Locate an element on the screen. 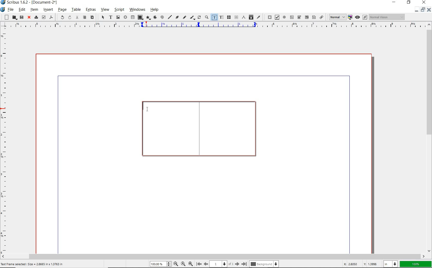 The width and height of the screenshot is (432, 268). close is located at coordinates (29, 17).